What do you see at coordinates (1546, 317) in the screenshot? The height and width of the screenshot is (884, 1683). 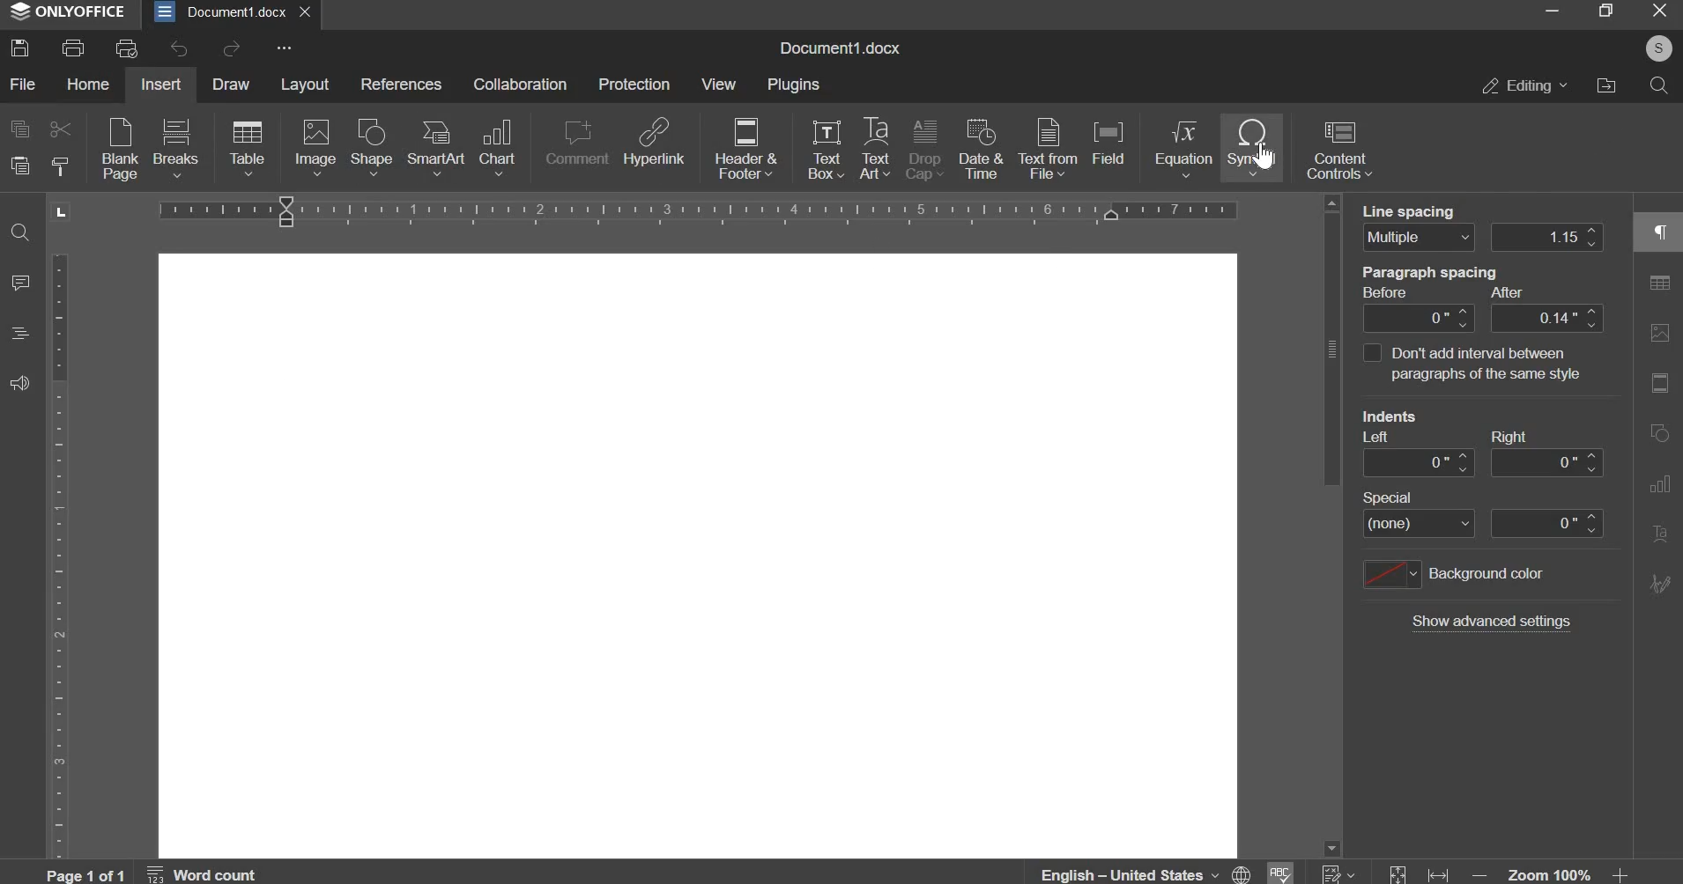 I see `paragraph spacing` at bounding box center [1546, 317].